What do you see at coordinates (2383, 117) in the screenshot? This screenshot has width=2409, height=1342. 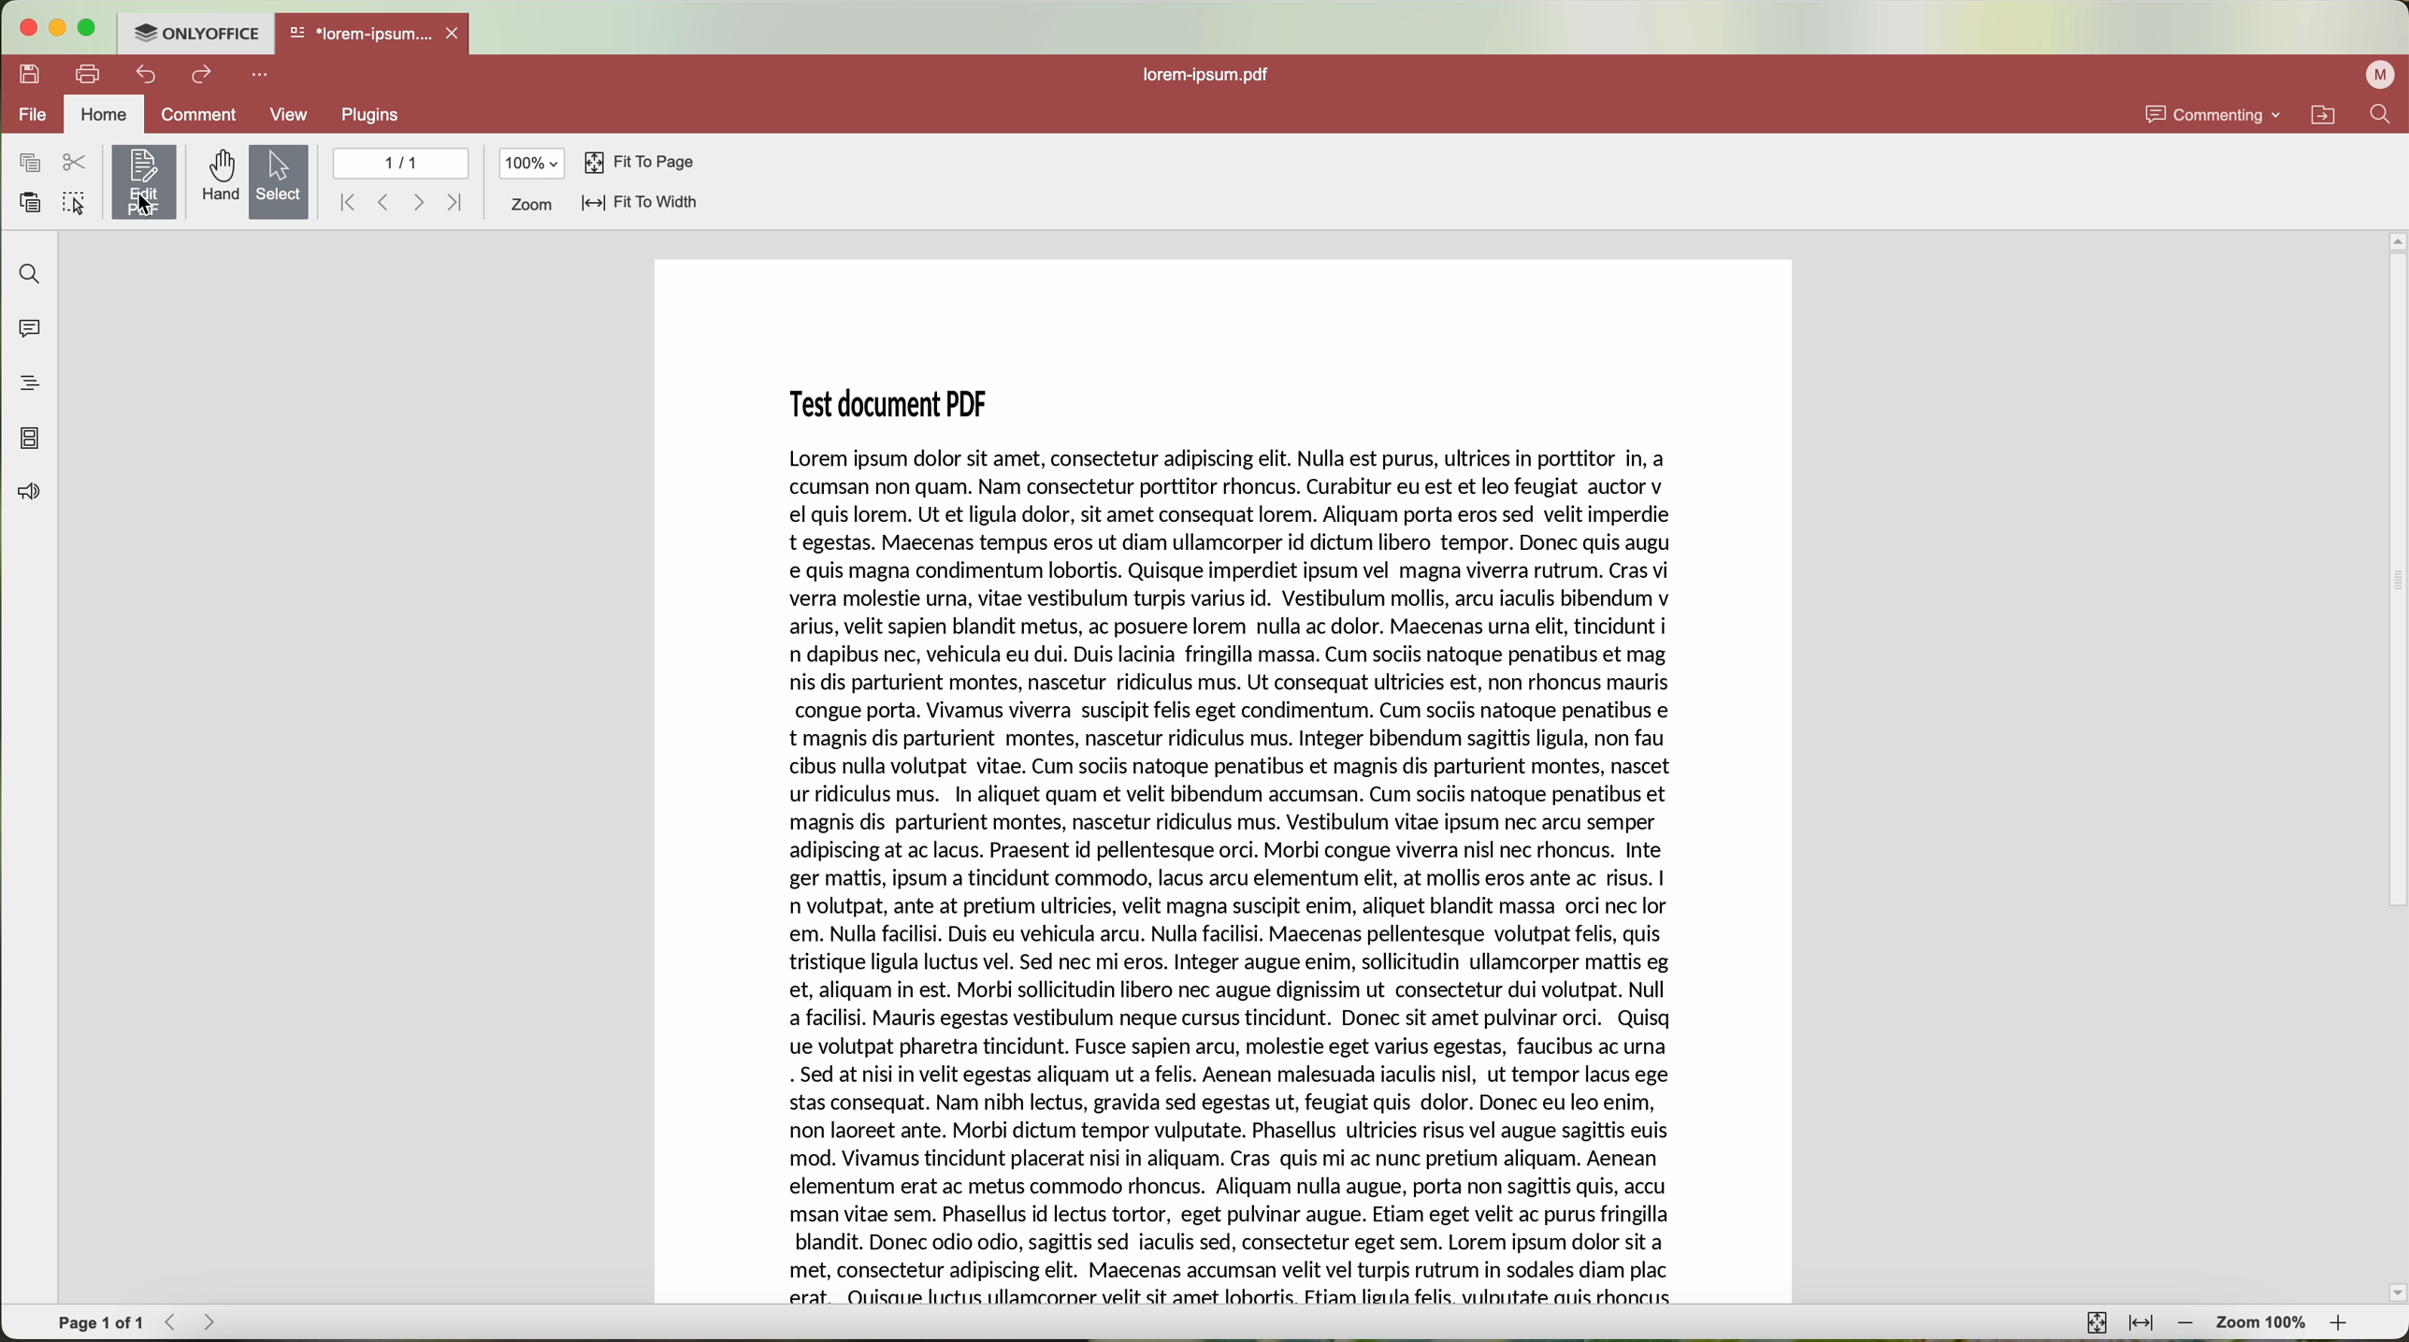 I see `find` at bounding box center [2383, 117].